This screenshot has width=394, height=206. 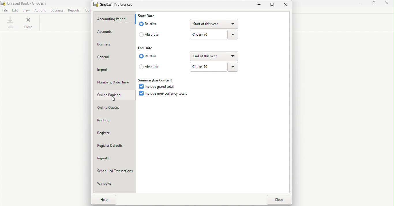 What do you see at coordinates (102, 200) in the screenshot?
I see `Help` at bounding box center [102, 200].